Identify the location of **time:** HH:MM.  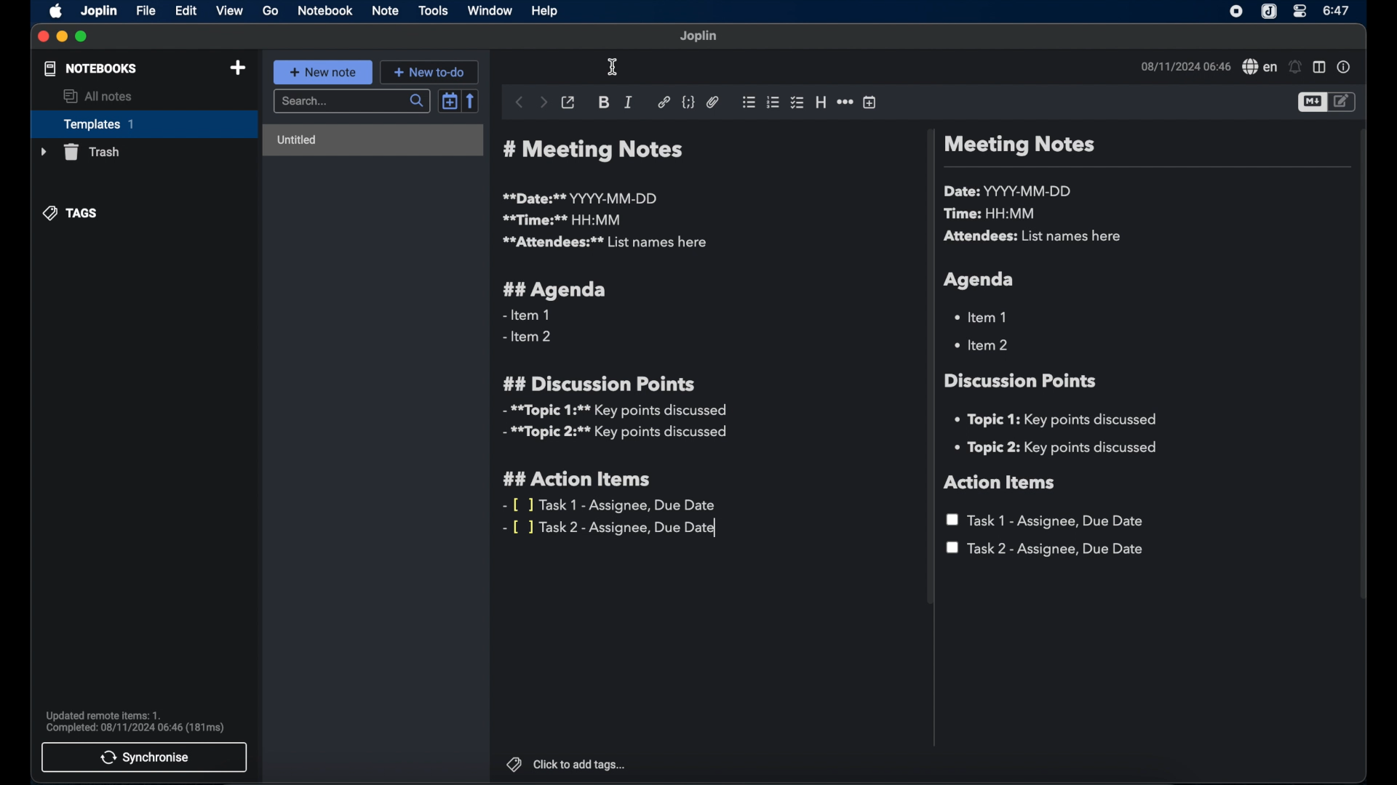
(562, 220).